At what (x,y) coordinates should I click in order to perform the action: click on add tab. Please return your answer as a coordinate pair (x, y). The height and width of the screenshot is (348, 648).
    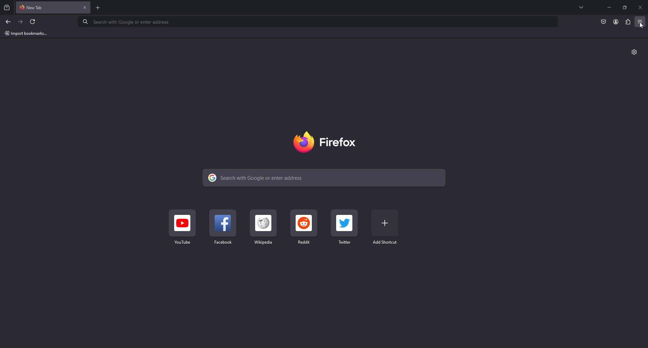
    Looking at the image, I should click on (98, 8).